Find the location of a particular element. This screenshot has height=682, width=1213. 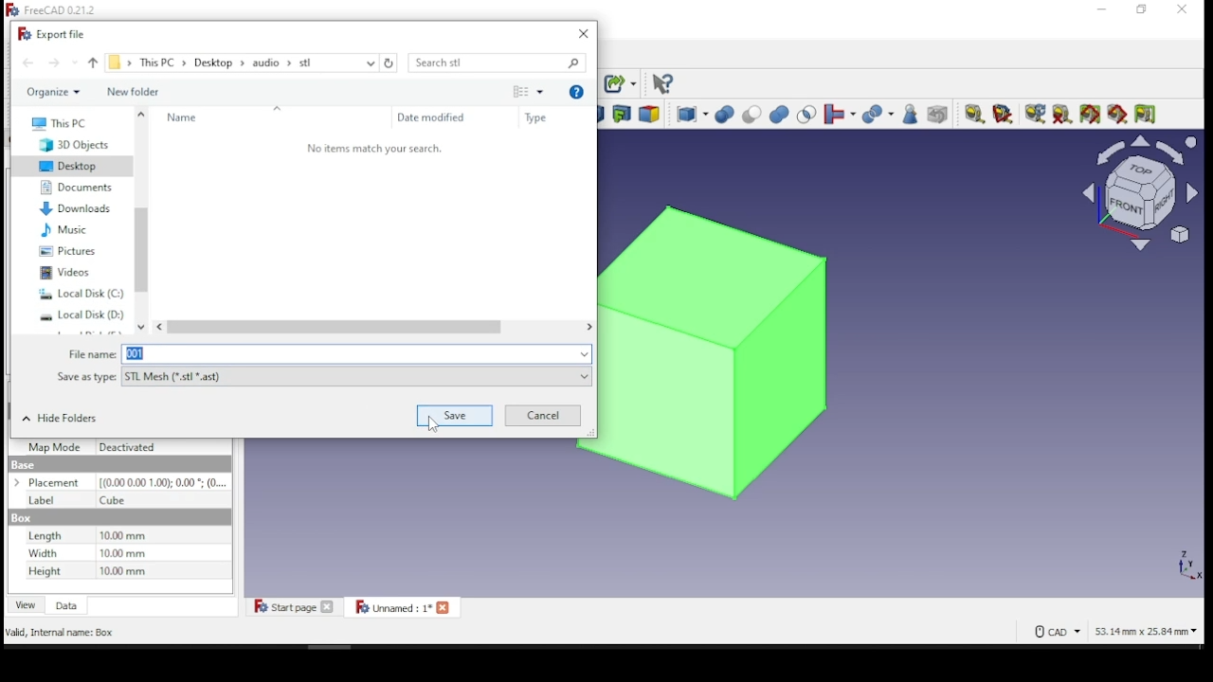

scroll bar is located at coordinates (373, 327).